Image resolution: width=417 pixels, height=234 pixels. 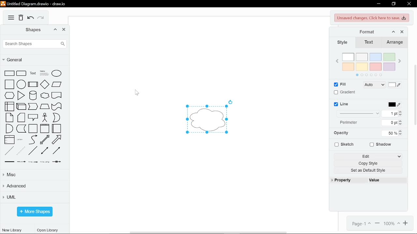 What do you see at coordinates (34, 186) in the screenshot?
I see `advanced` at bounding box center [34, 186].